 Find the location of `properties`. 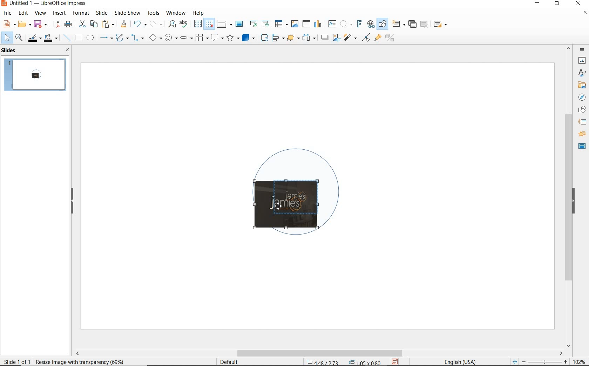

properties is located at coordinates (581, 60).